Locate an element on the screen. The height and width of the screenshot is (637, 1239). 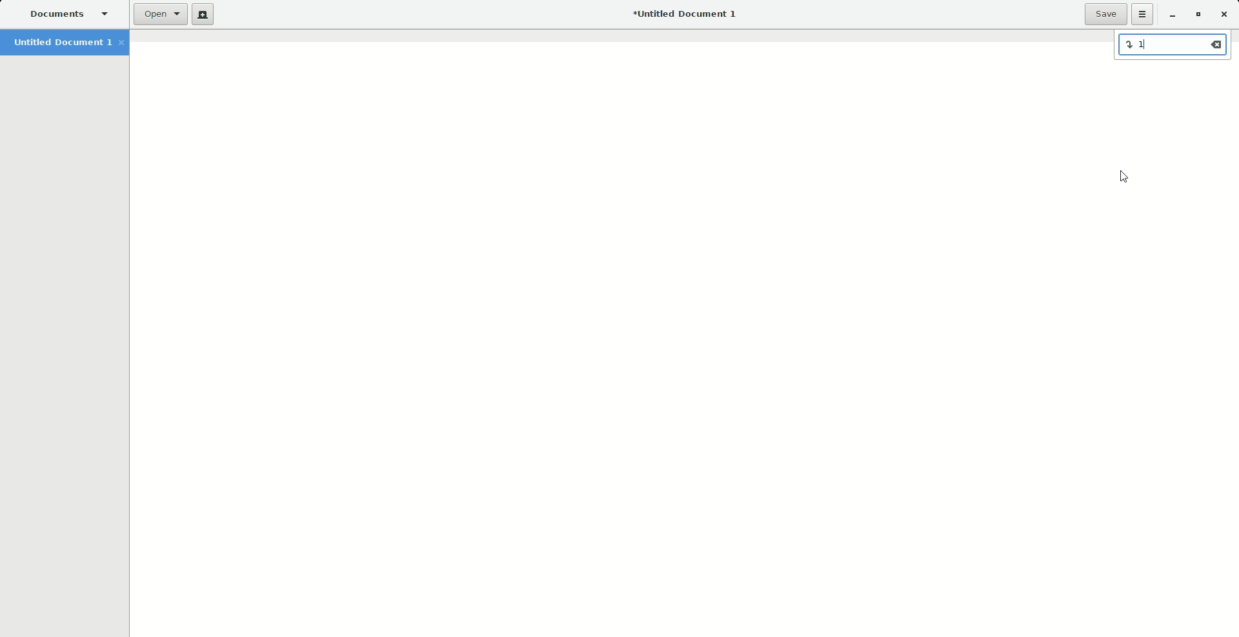
Close is located at coordinates (1224, 14).